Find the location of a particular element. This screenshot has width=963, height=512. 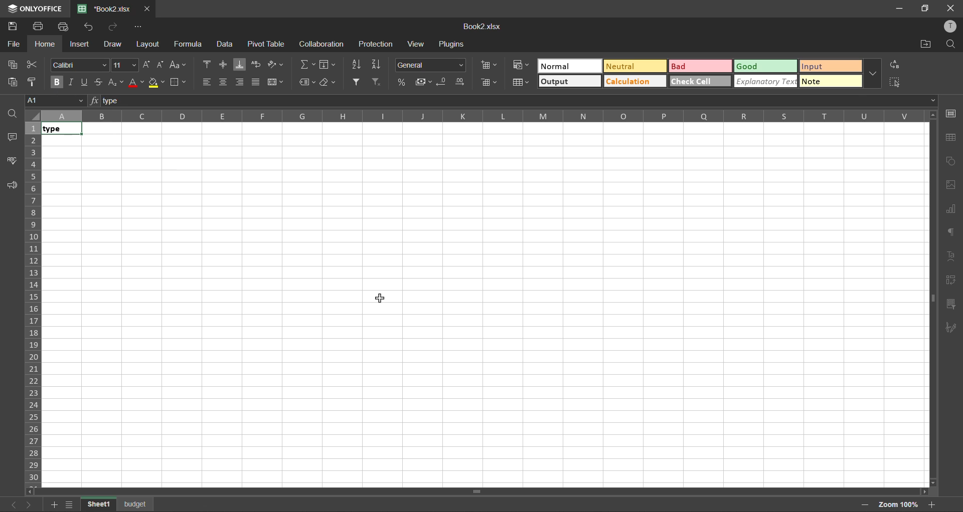

underline is located at coordinates (83, 83).